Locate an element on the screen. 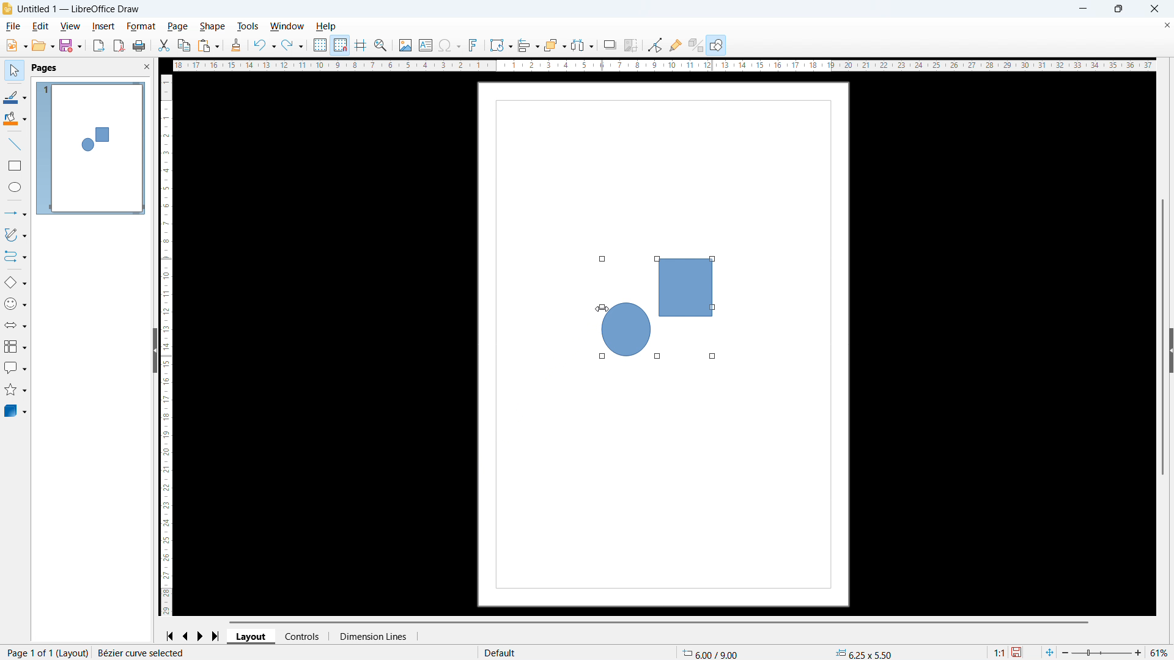 This screenshot has width=1174, height=660. Default page style  is located at coordinates (502, 653).